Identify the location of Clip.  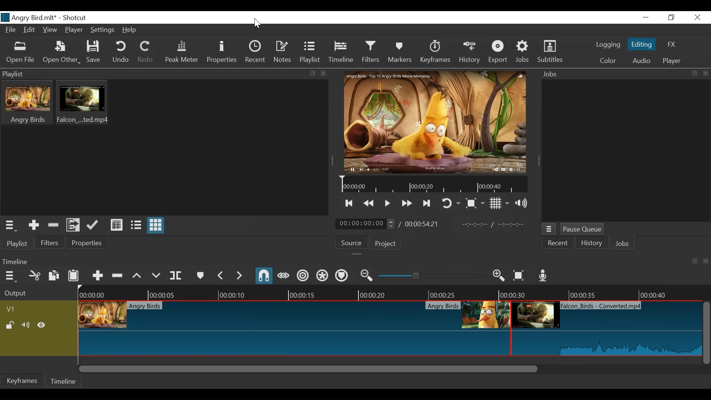
(26, 103).